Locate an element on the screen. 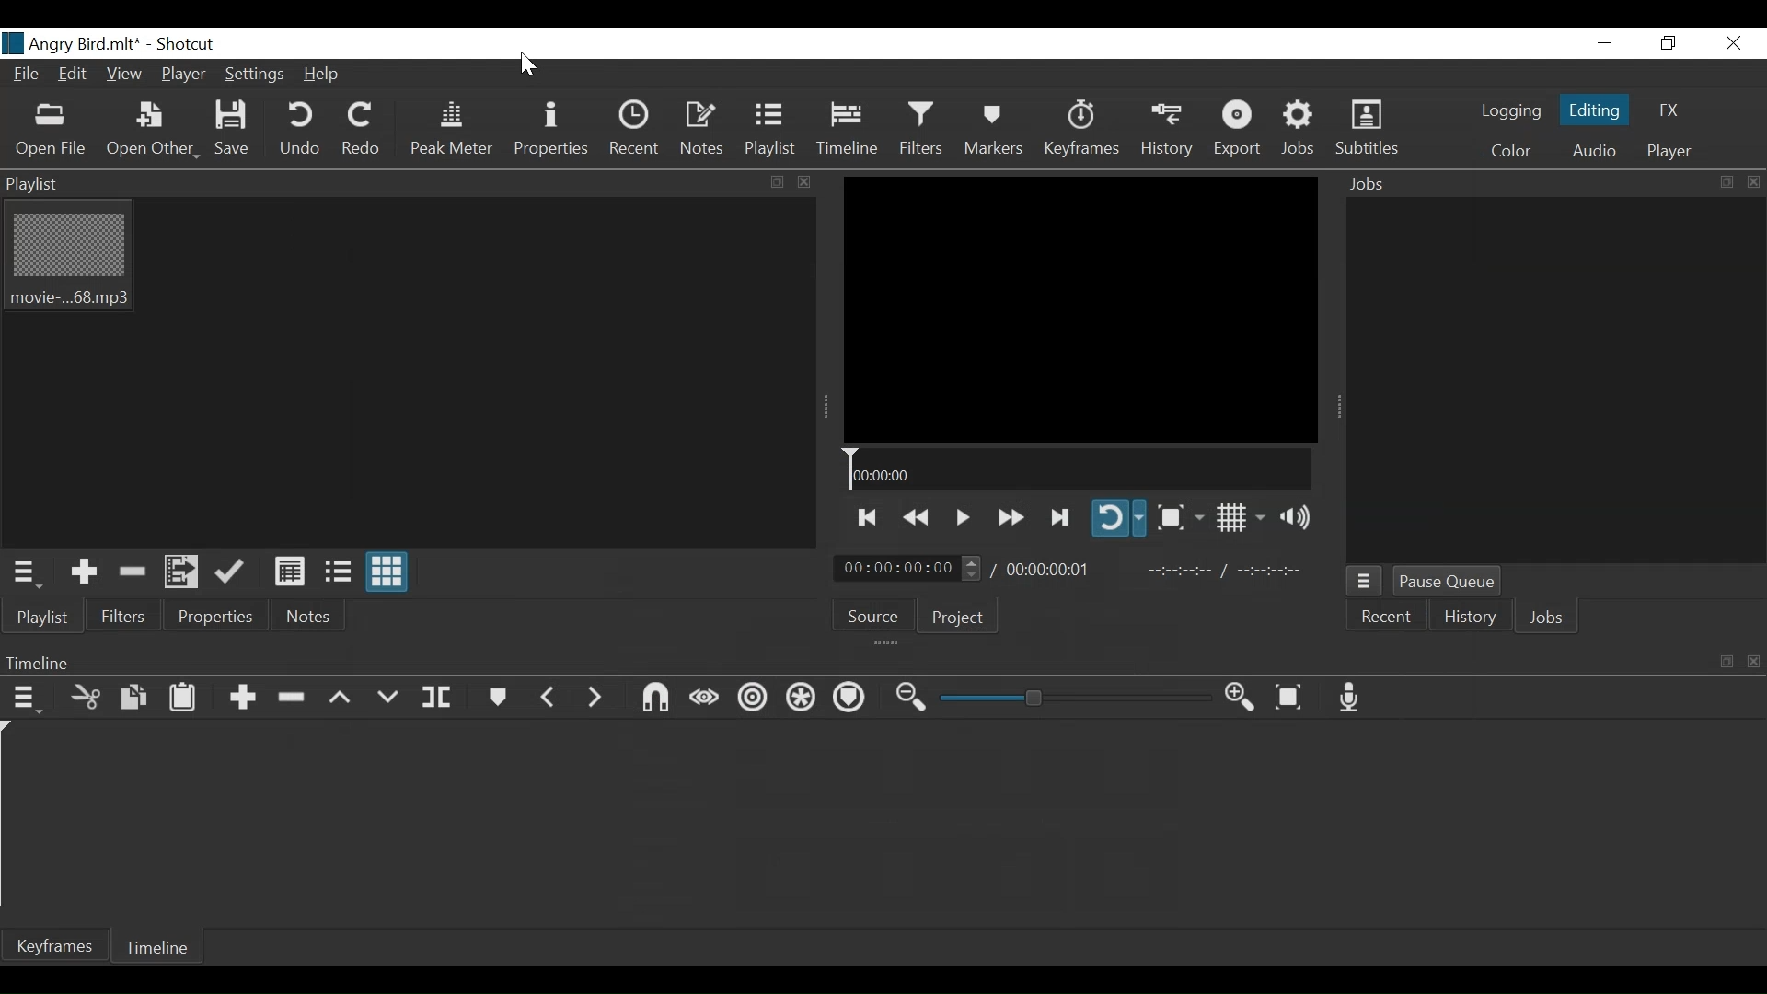 The height and width of the screenshot is (994, 1767). View as Details is located at coordinates (290, 572).